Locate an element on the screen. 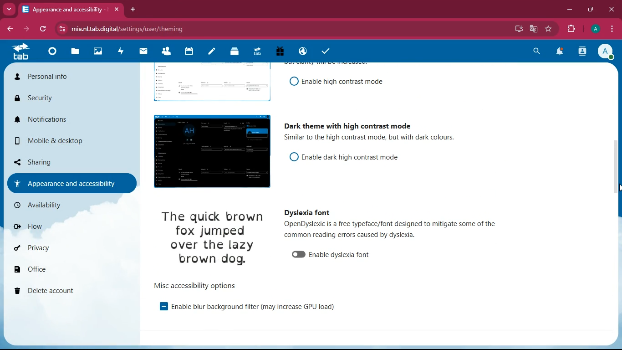 The height and width of the screenshot is (350, 622). calendar is located at coordinates (191, 52).